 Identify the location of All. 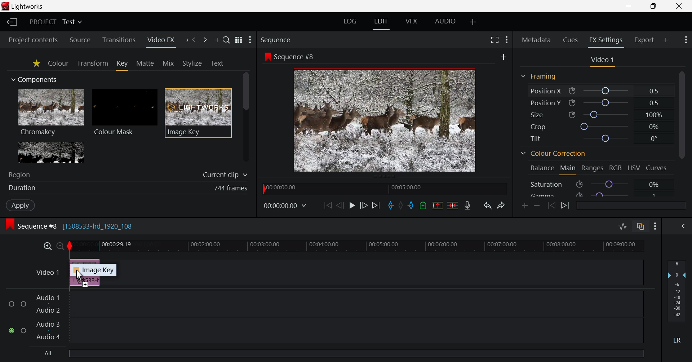
(49, 353).